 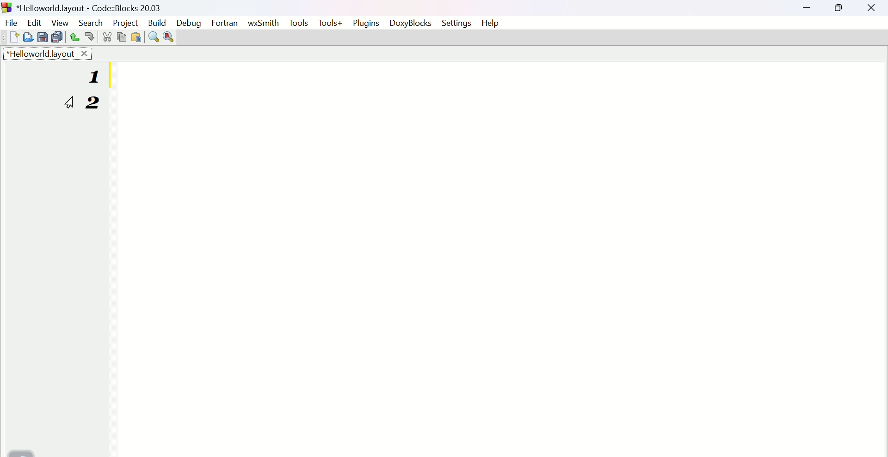 What do you see at coordinates (136, 37) in the screenshot?
I see `Paste` at bounding box center [136, 37].